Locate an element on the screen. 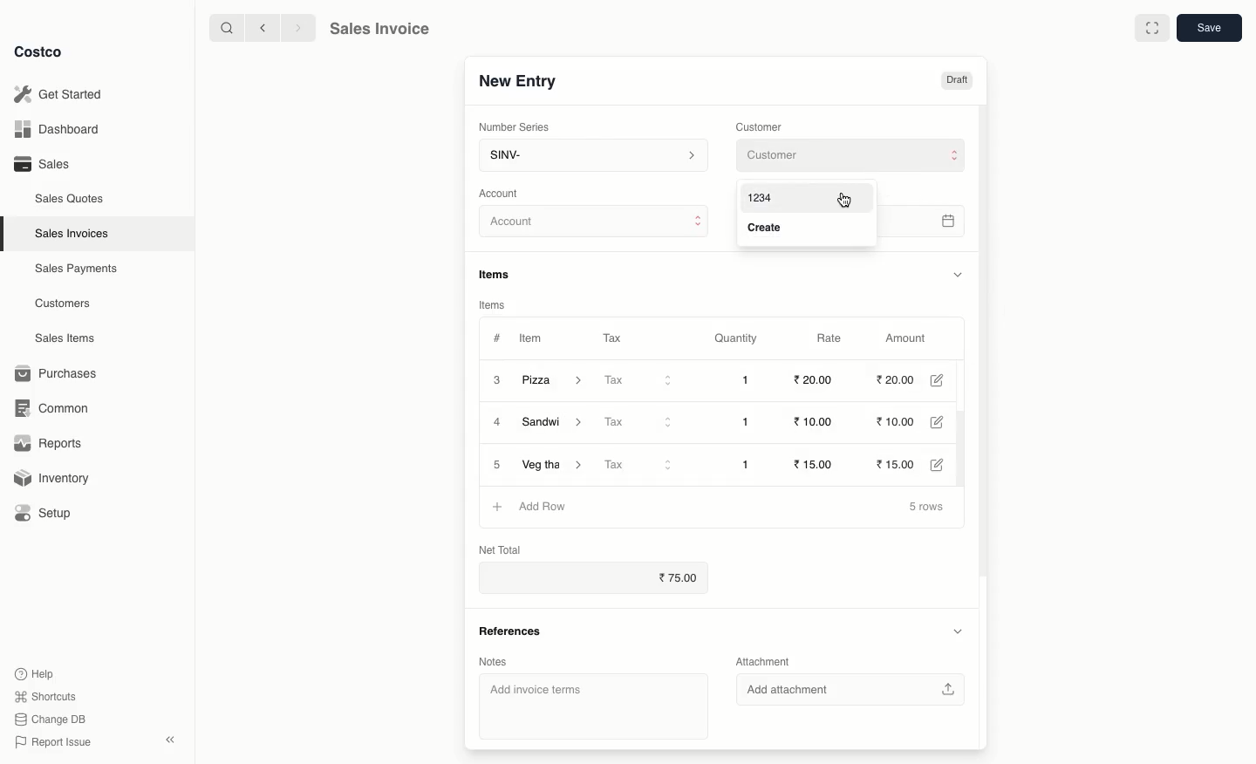 This screenshot has height=764, width=1256. Net Total is located at coordinates (499, 548).